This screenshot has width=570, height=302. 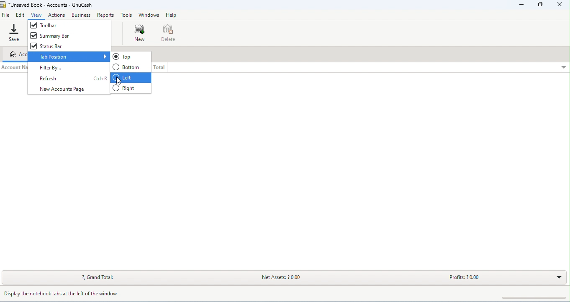 I want to click on delete, so click(x=169, y=32).